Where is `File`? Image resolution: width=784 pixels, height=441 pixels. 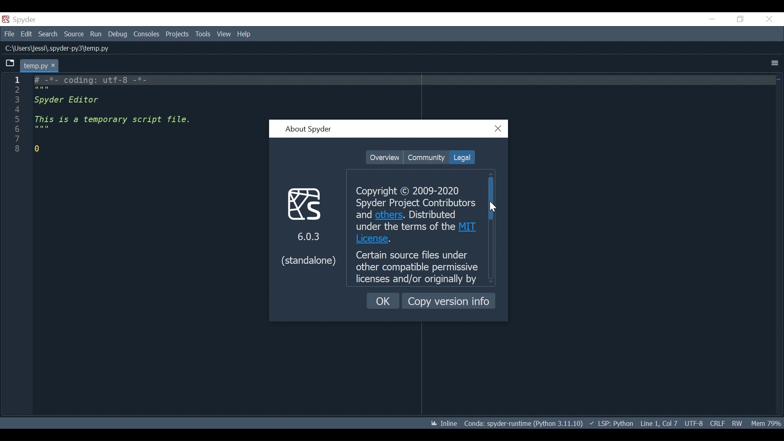 File is located at coordinates (8, 33).